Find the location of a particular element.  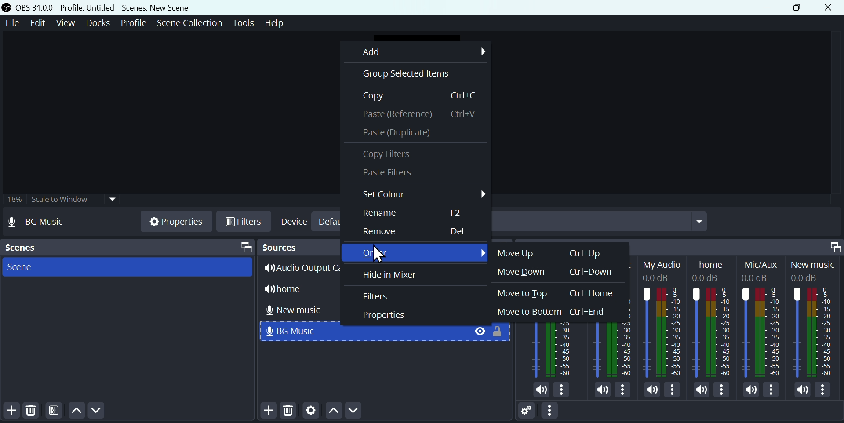

home is located at coordinates (298, 288).